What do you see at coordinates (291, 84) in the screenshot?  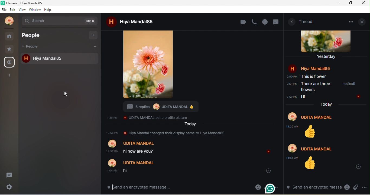 I see `2:51 PM` at bounding box center [291, 84].